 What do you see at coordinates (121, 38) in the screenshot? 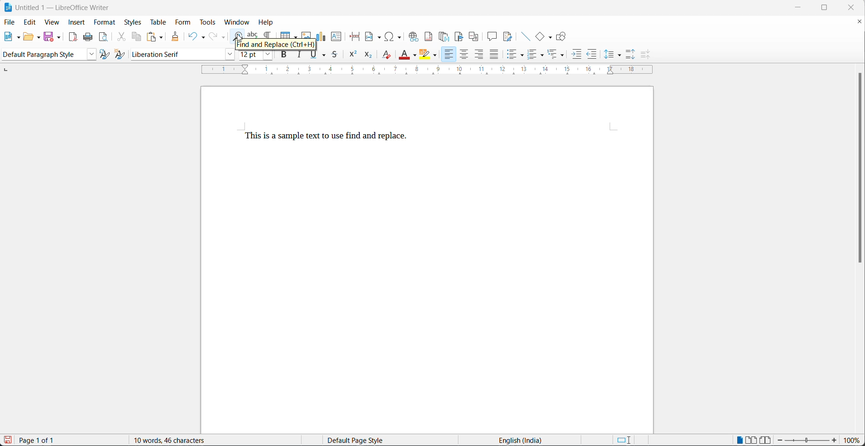
I see `cut` at bounding box center [121, 38].